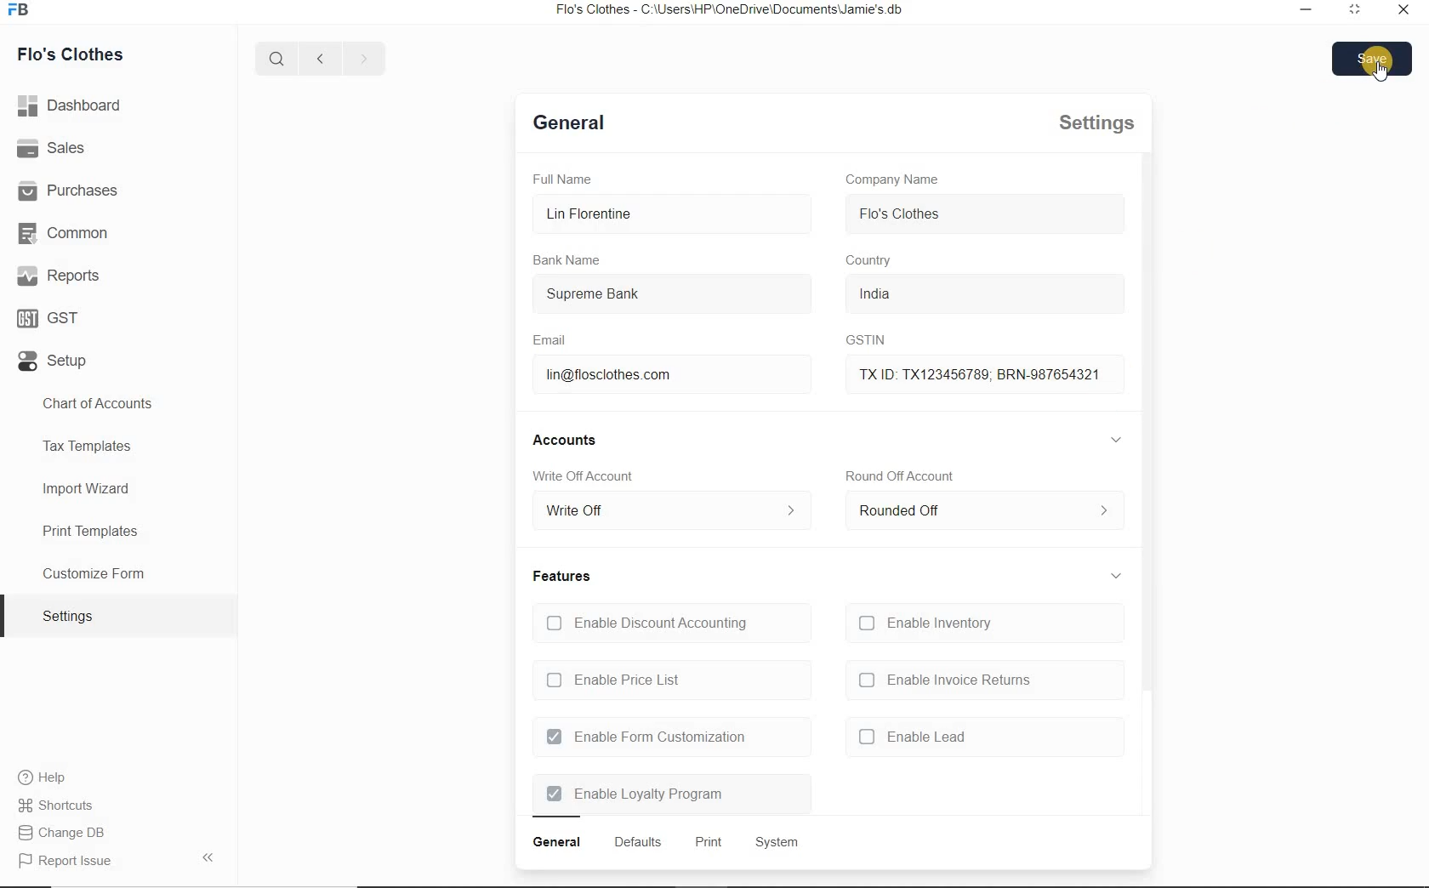  I want to click on Enable Discount Accounting, so click(646, 623).